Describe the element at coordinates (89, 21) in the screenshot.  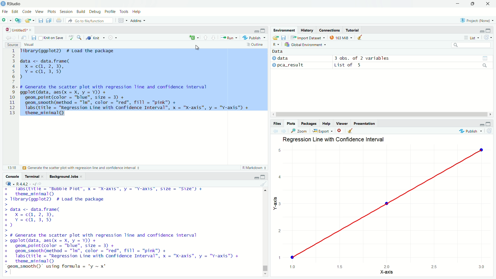
I see `Go to file/function` at that location.